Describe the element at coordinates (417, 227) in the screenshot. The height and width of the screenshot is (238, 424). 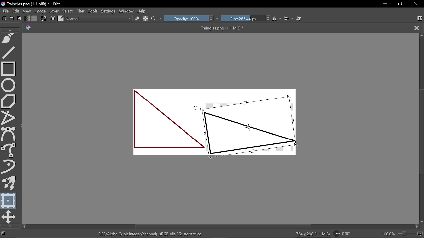
I see `Move right` at that location.